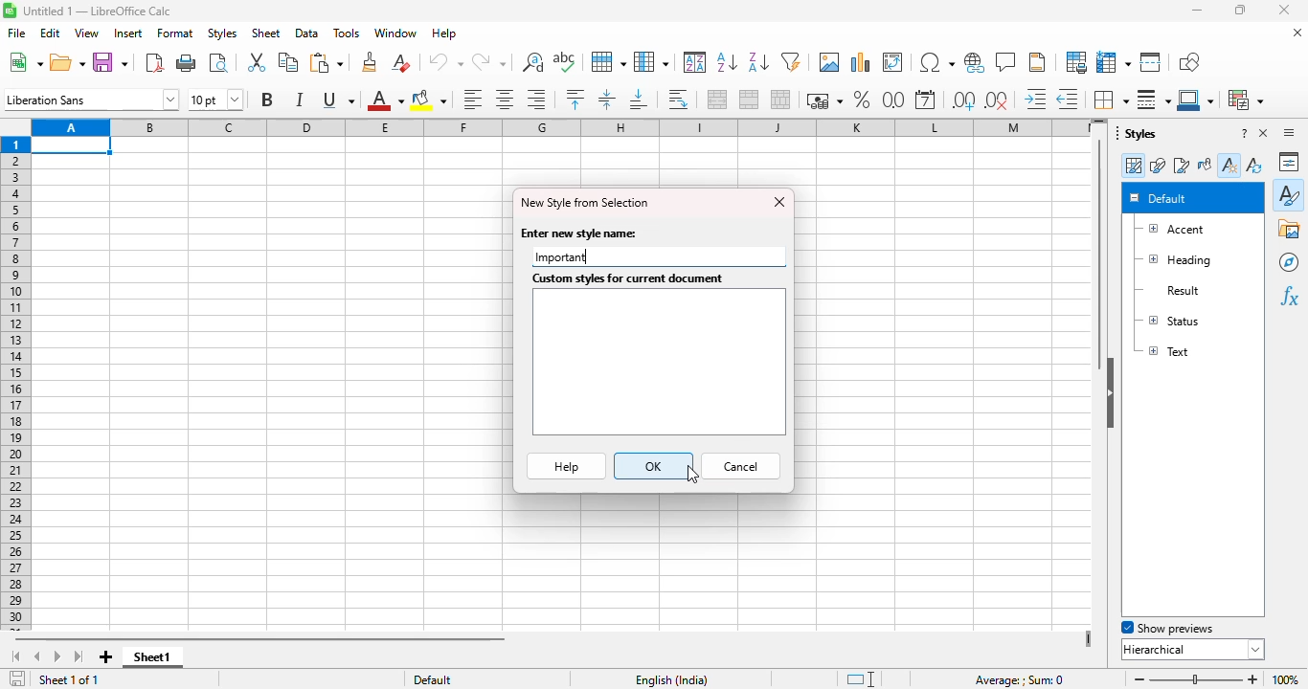  What do you see at coordinates (1037, 62) in the screenshot?
I see `headers and footers` at bounding box center [1037, 62].